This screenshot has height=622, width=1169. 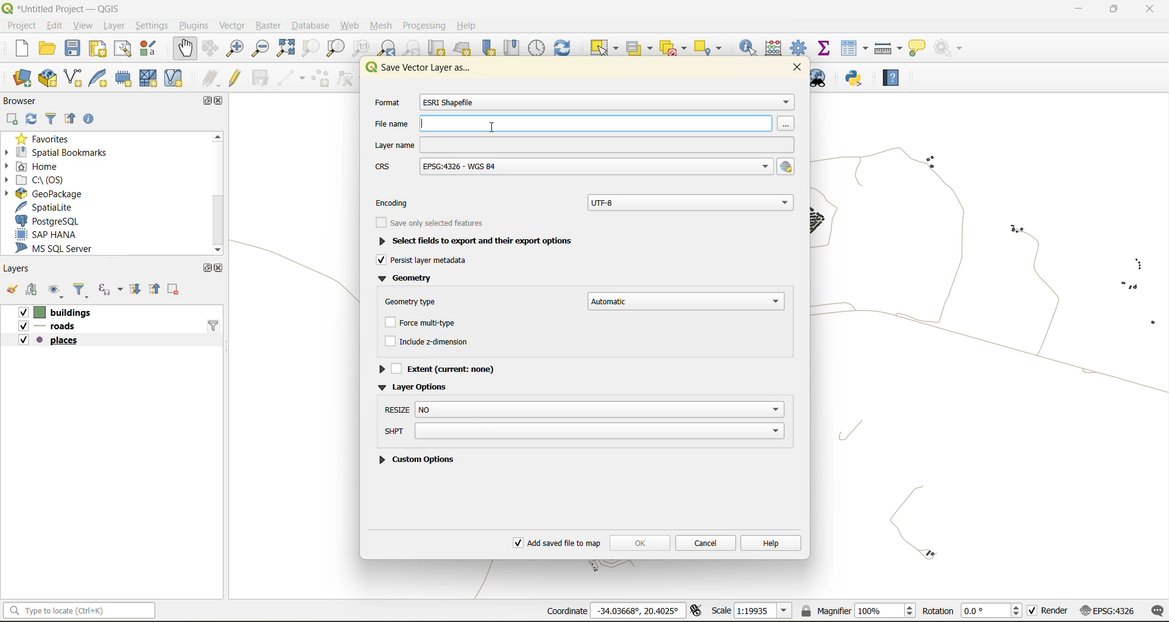 I want to click on format changed, so click(x=451, y=102).